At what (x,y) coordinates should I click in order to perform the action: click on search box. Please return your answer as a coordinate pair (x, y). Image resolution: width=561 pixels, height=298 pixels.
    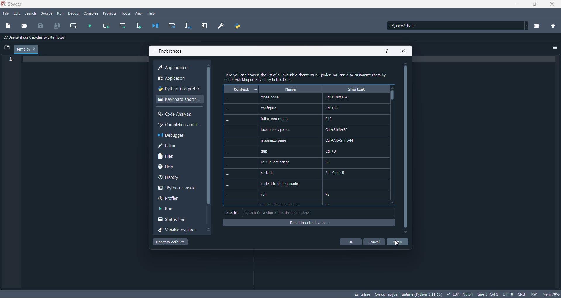
    Looking at the image, I should click on (320, 212).